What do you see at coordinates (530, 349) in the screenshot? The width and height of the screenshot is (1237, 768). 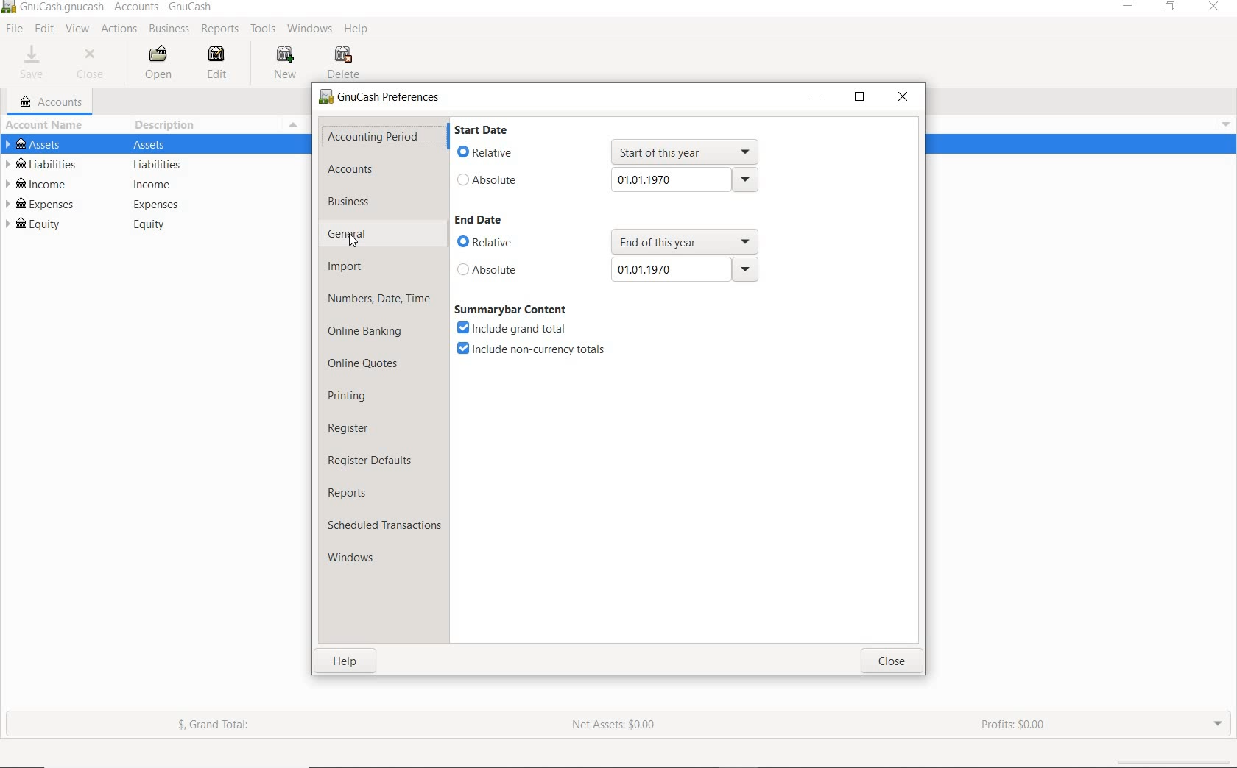 I see `INCLUDE NON-CURRENCY TOTALS` at bounding box center [530, 349].